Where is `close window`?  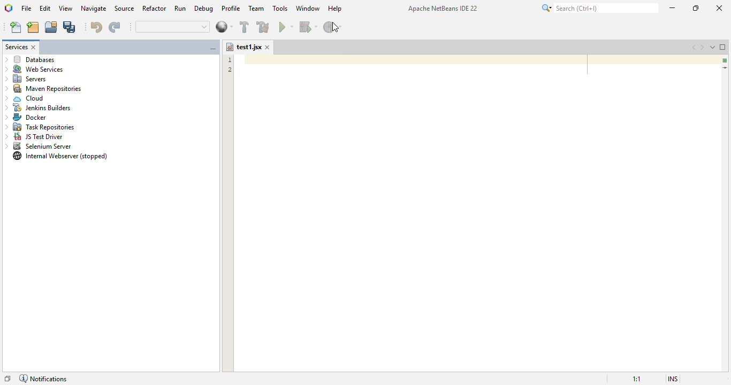
close window is located at coordinates (35, 47).